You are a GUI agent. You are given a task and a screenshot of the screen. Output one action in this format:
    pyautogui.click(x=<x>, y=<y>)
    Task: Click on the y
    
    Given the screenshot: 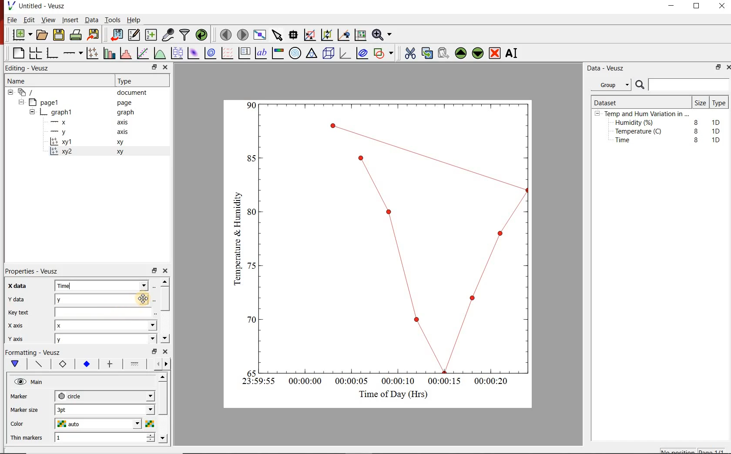 What is the action you would take?
    pyautogui.click(x=79, y=299)
    